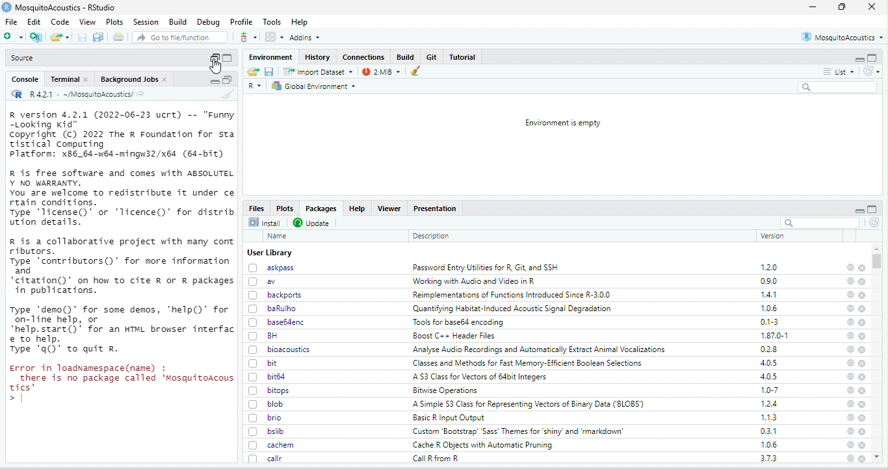 Image resolution: width=888 pixels, height=469 pixels. I want to click on full screen, so click(229, 81).